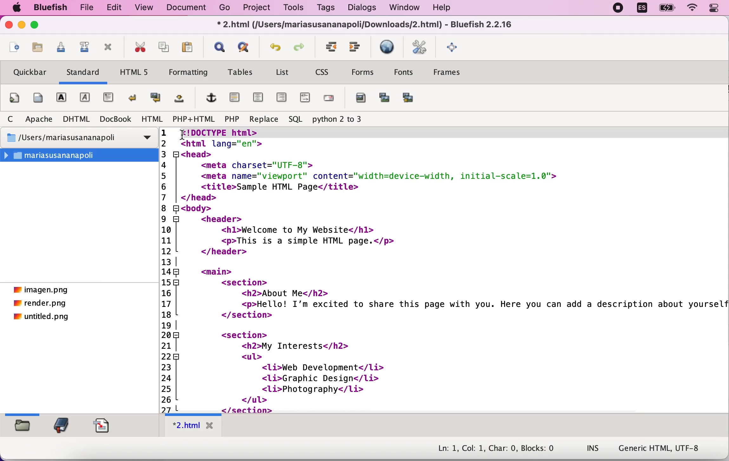 The width and height of the screenshot is (729, 461). What do you see at coordinates (239, 73) in the screenshot?
I see `tables` at bounding box center [239, 73].